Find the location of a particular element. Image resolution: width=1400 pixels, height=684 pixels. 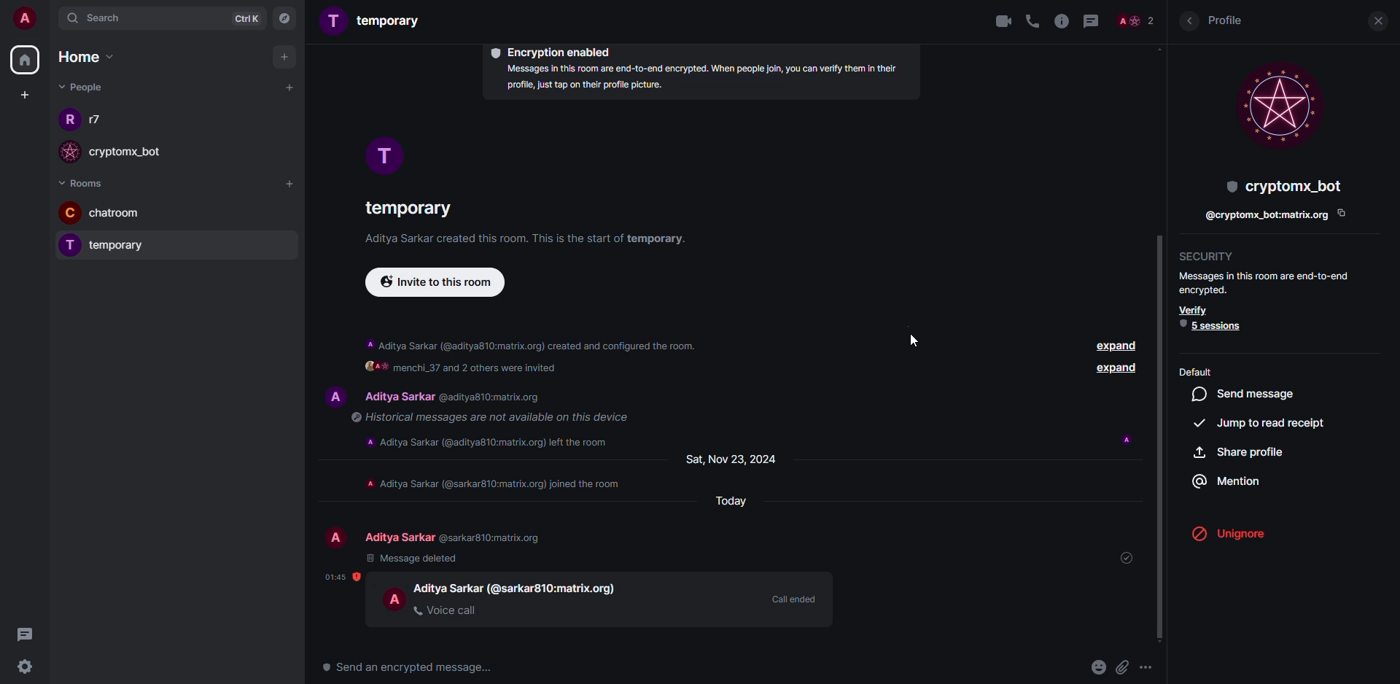

room is located at coordinates (373, 21).